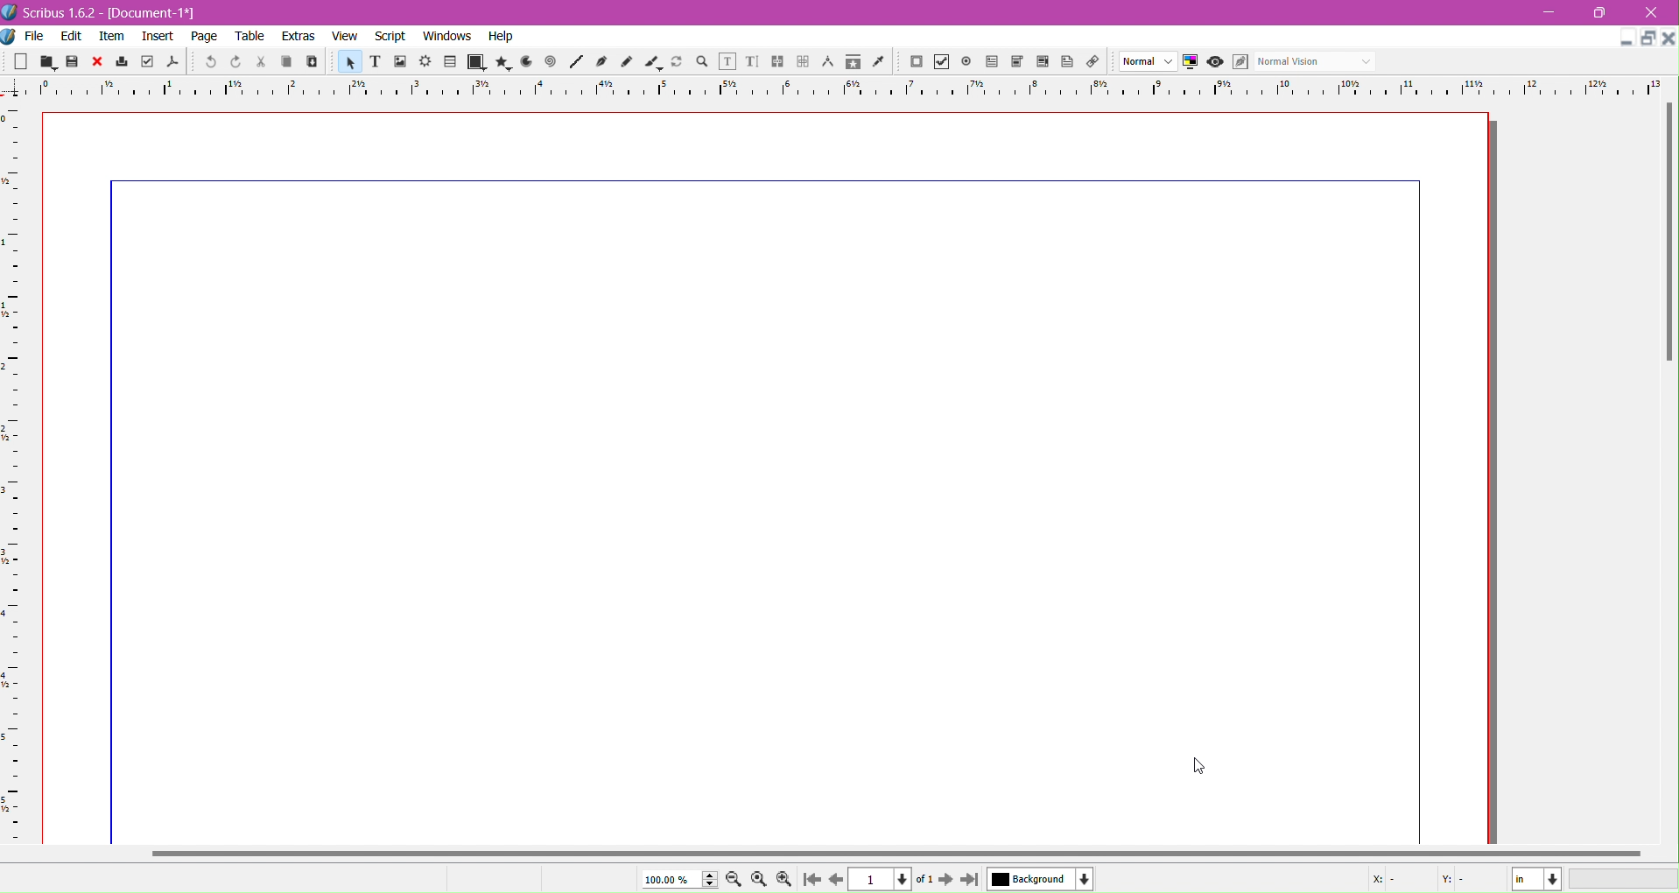 This screenshot has width=1679, height=893. What do you see at coordinates (299, 37) in the screenshot?
I see `extras menu` at bounding box center [299, 37].